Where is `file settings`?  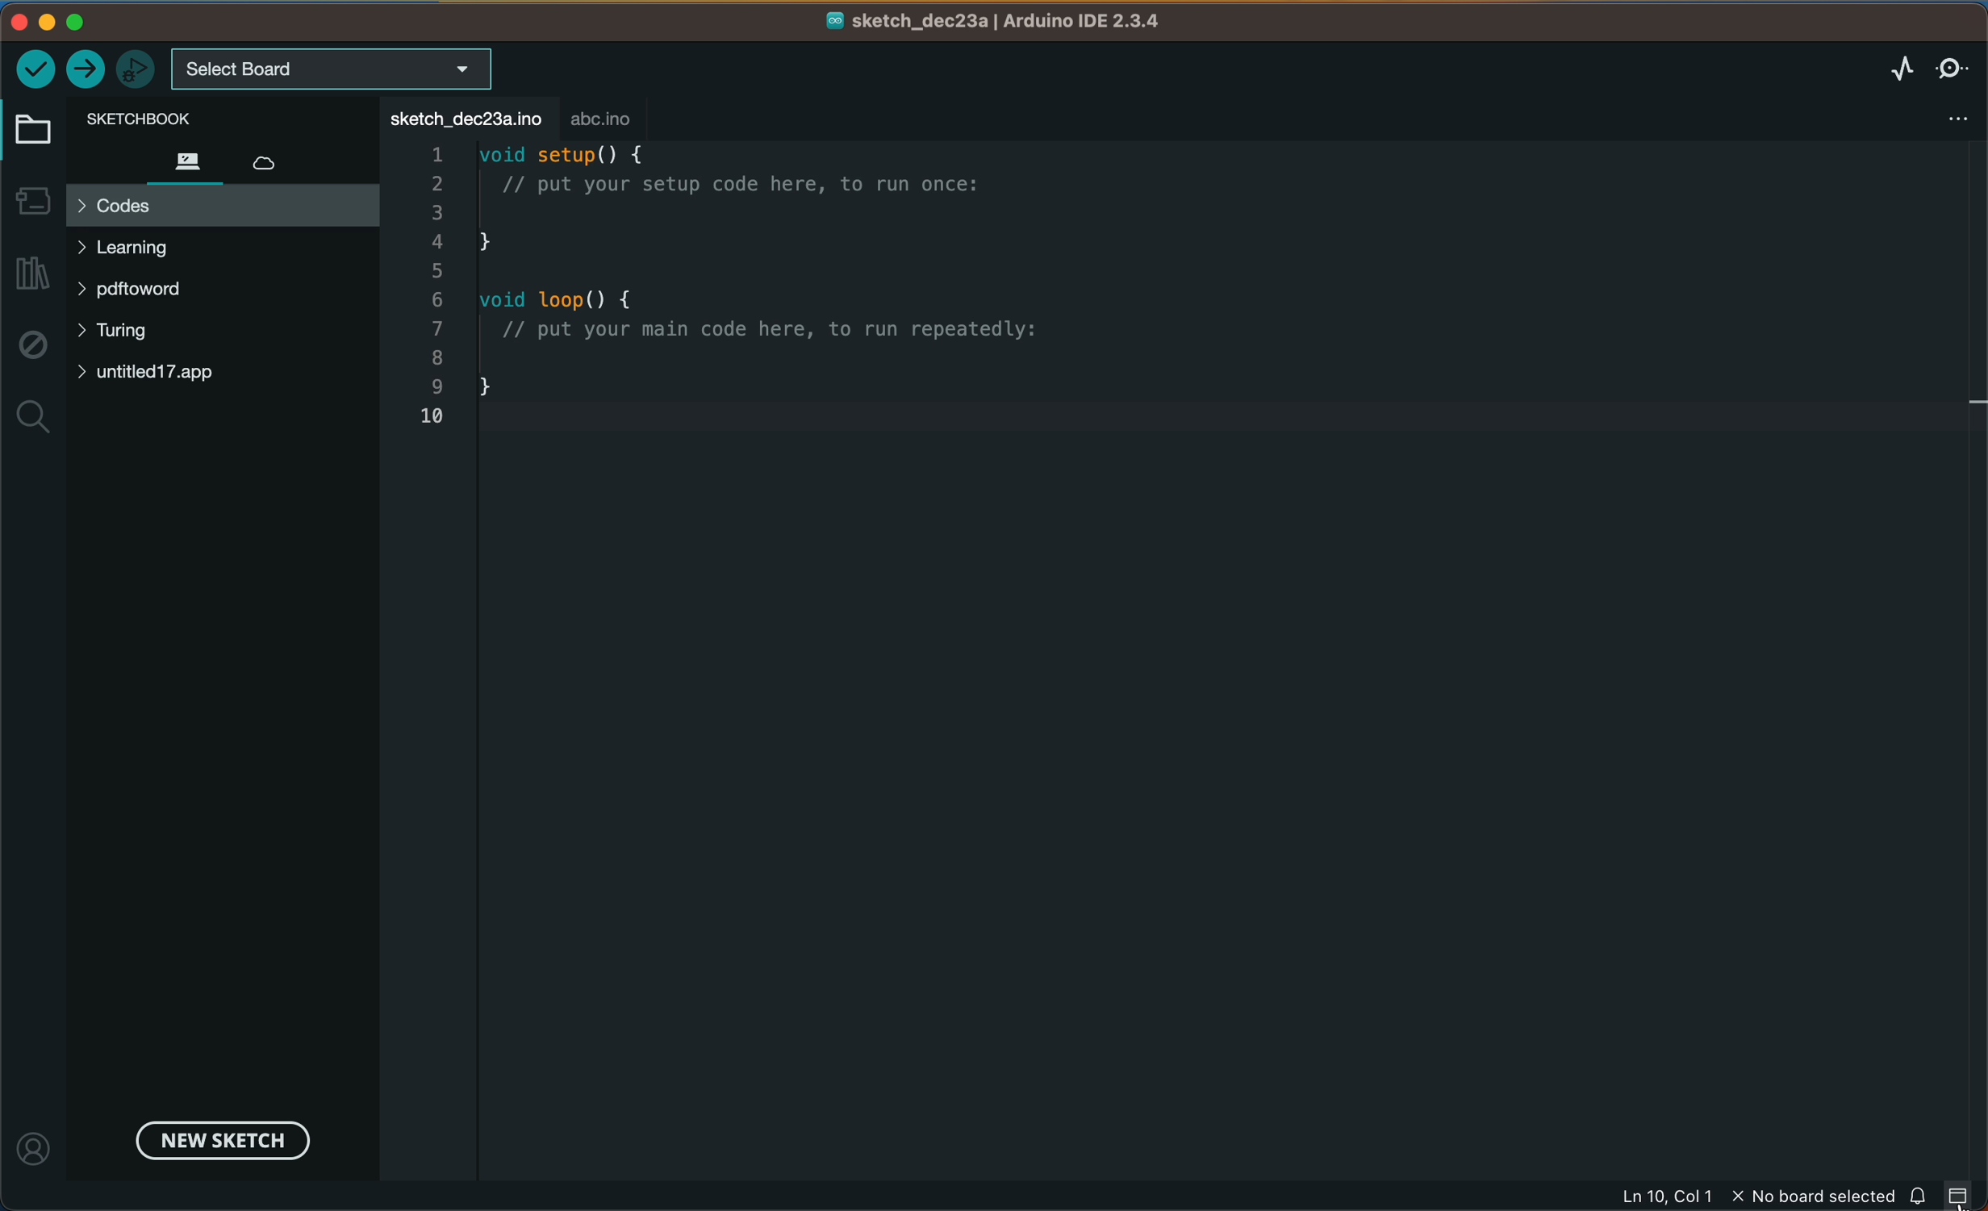 file settings is located at coordinates (1959, 116).